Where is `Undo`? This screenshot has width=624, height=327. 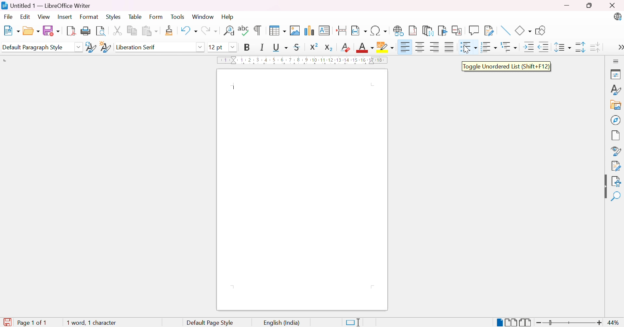 Undo is located at coordinates (189, 31).